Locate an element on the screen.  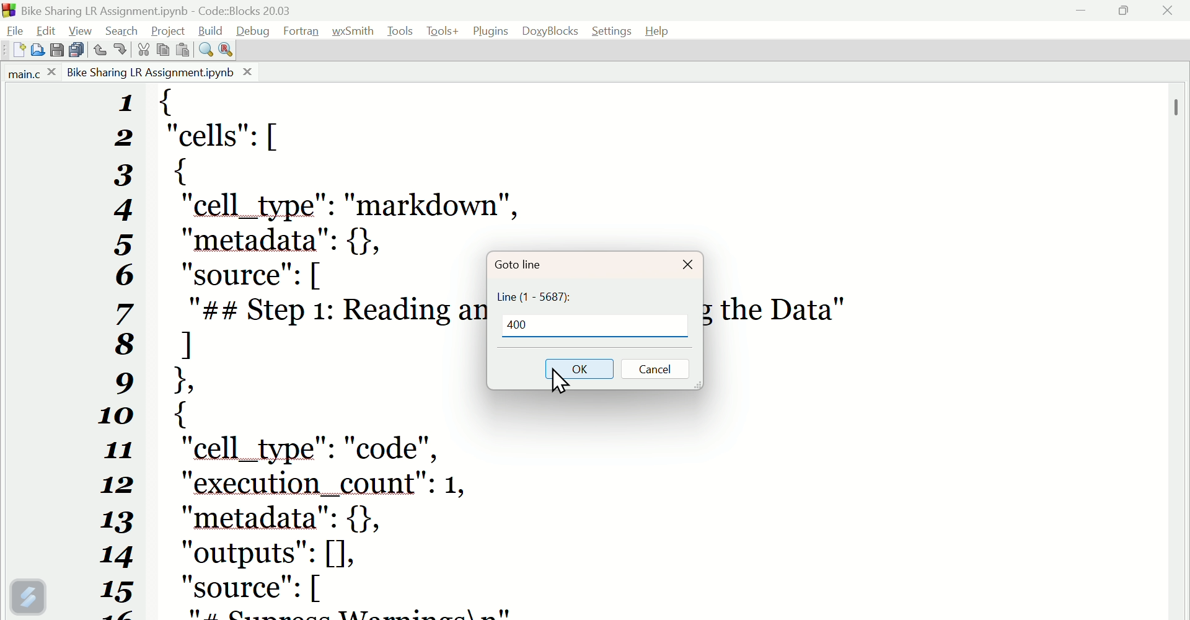
Scrollbar is located at coordinates (1178, 106).